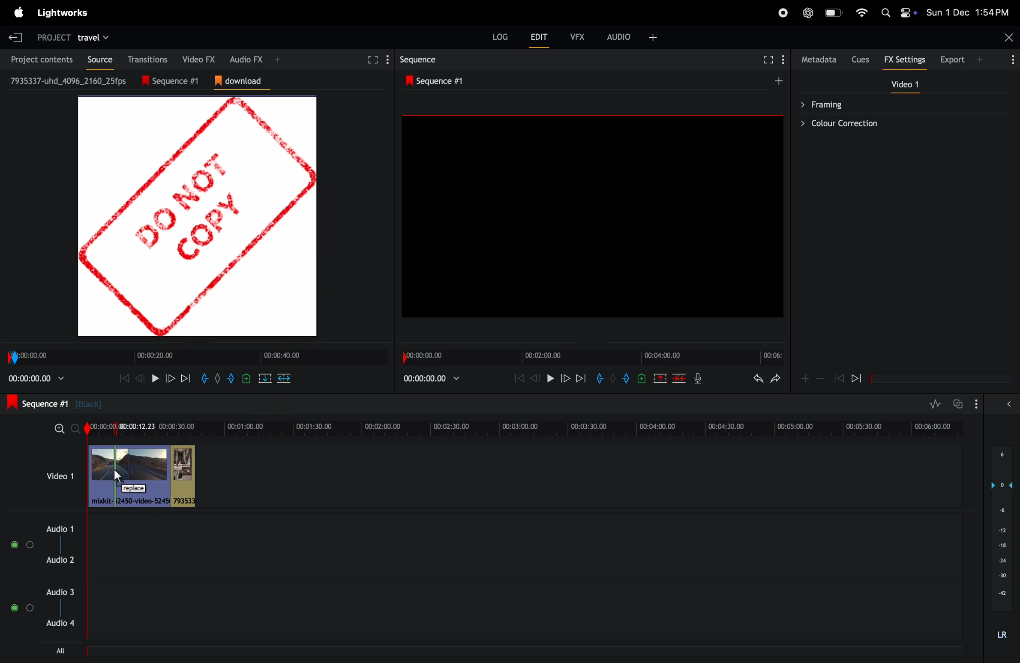 The height and width of the screenshot is (663, 1020). What do you see at coordinates (861, 60) in the screenshot?
I see `cues` at bounding box center [861, 60].